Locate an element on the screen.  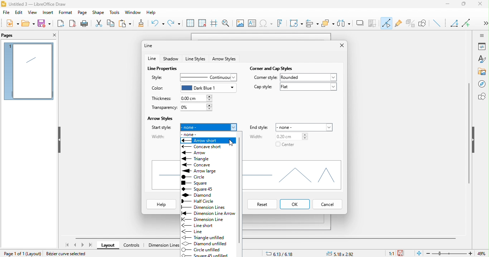
page 1 is located at coordinates (29, 71).